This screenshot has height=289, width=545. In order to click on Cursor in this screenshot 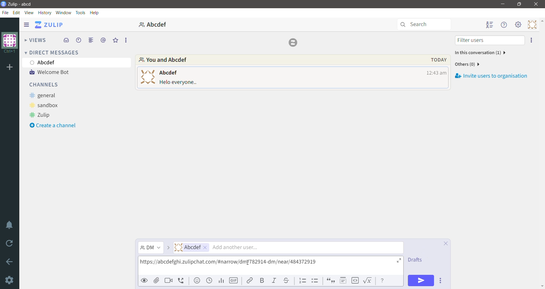, I will do `click(248, 263)`.